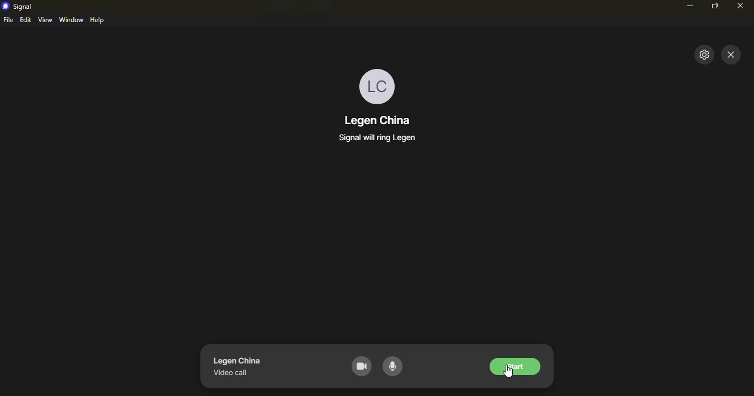 The width and height of the screenshot is (754, 396). What do you see at coordinates (361, 366) in the screenshot?
I see `video` at bounding box center [361, 366].